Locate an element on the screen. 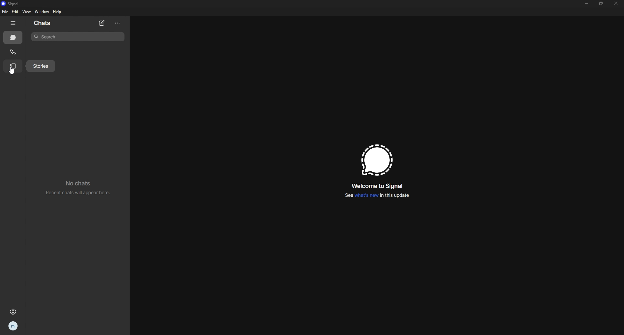 This screenshot has height=335, width=624. welcome is located at coordinates (377, 186).